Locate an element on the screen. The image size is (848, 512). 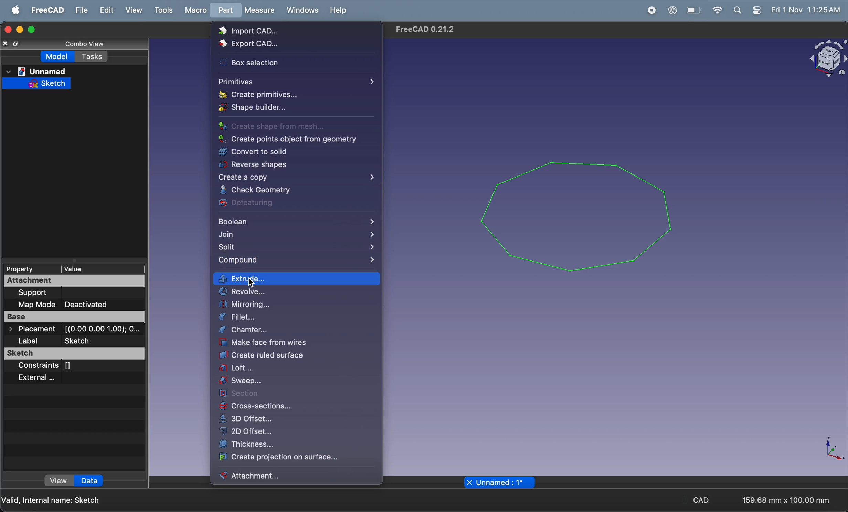
shape bulider is located at coordinates (268, 106).